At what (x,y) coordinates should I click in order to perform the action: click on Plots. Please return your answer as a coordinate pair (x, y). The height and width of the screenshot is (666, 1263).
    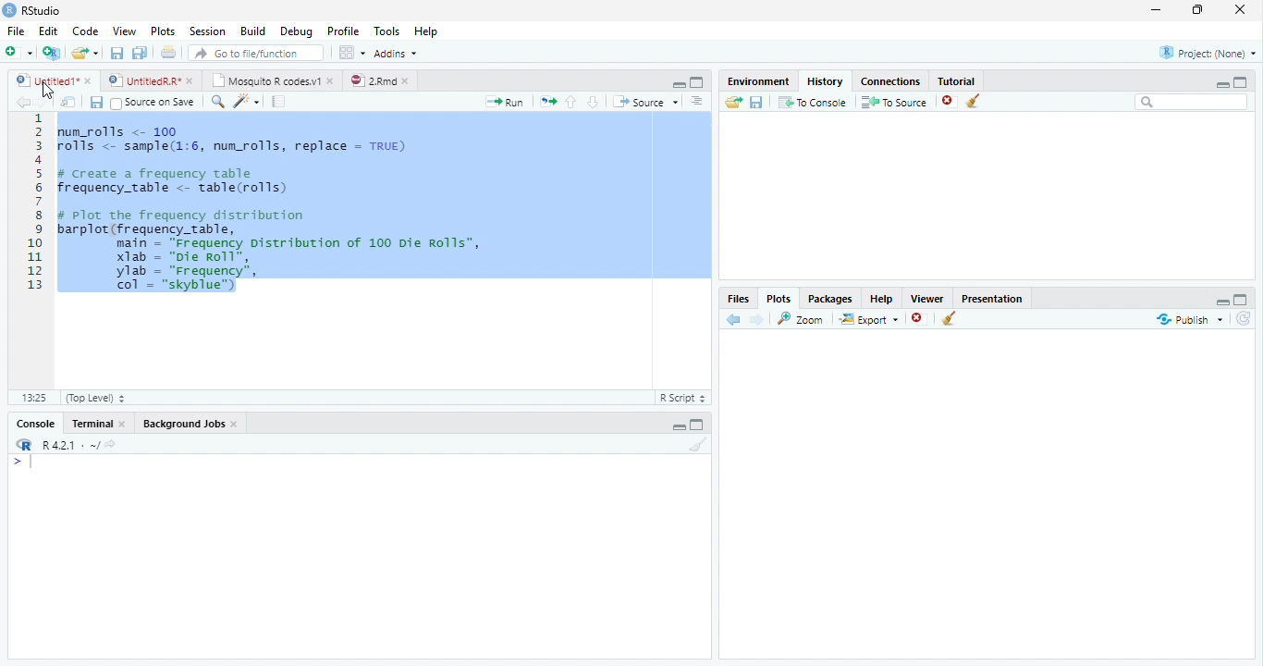
    Looking at the image, I should click on (164, 30).